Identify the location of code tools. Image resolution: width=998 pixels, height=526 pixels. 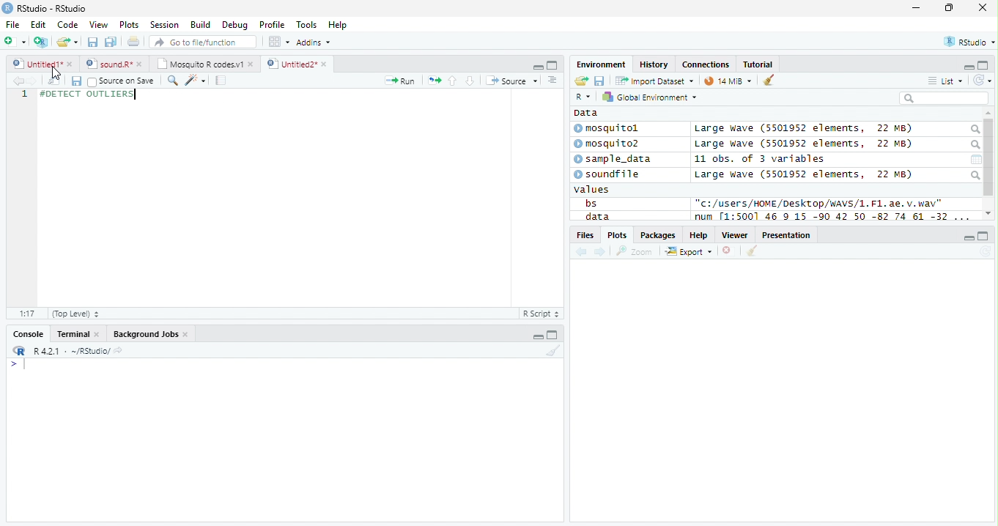
(196, 81).